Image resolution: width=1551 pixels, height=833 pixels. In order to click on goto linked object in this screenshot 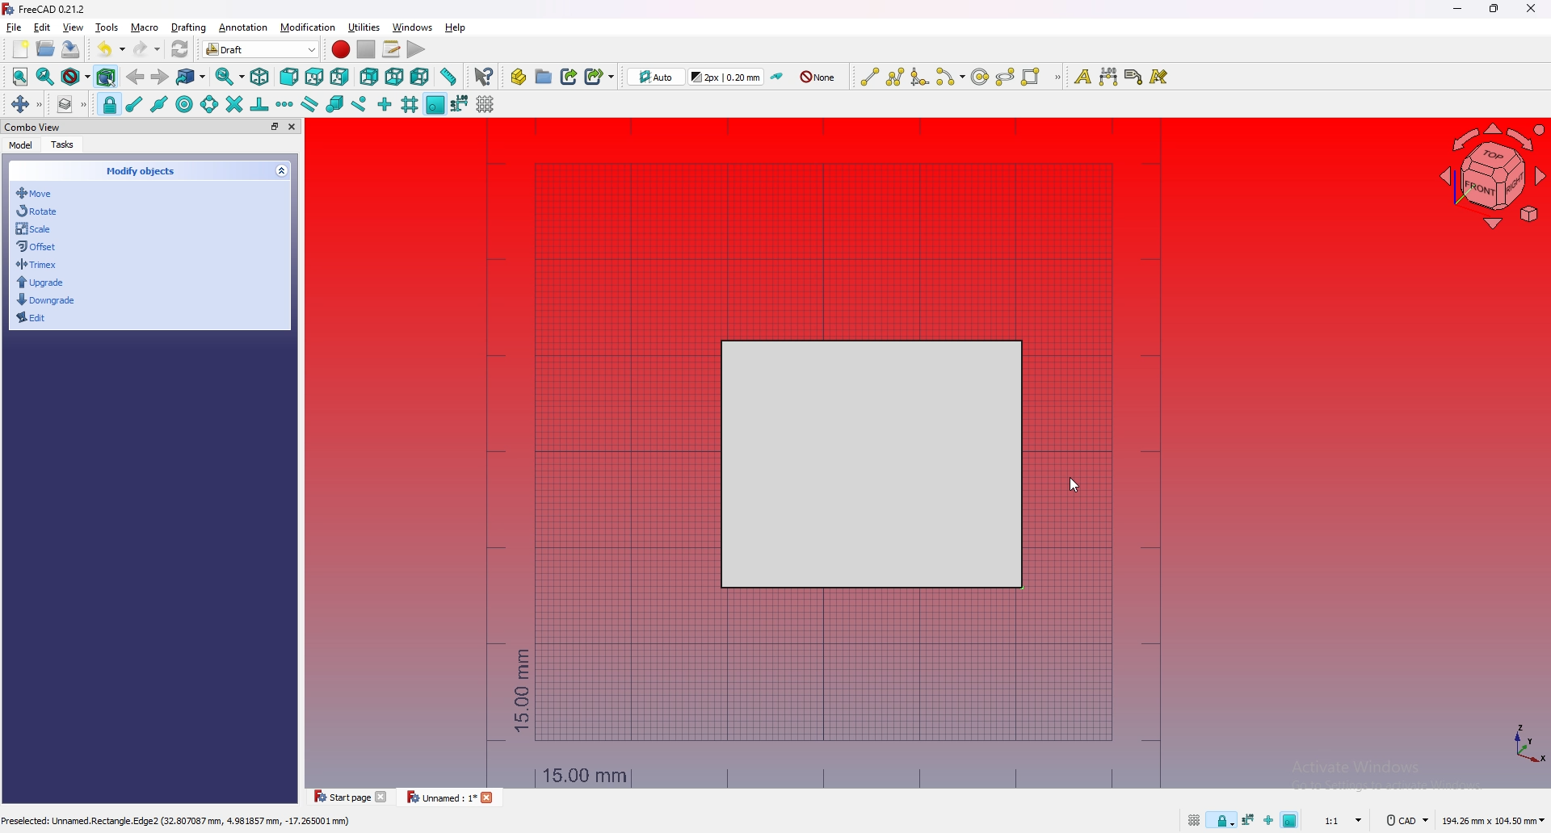, I will do `click(192, 77)`.